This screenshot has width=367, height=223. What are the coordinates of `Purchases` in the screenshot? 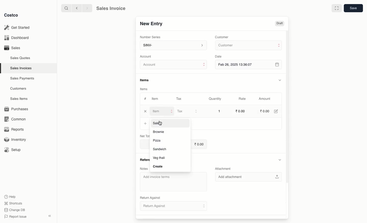 It's located at (18, 109).